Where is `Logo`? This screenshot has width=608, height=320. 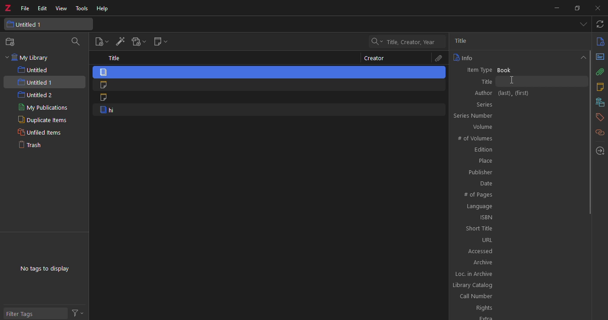 Logo is located at coordinates (8, 6).